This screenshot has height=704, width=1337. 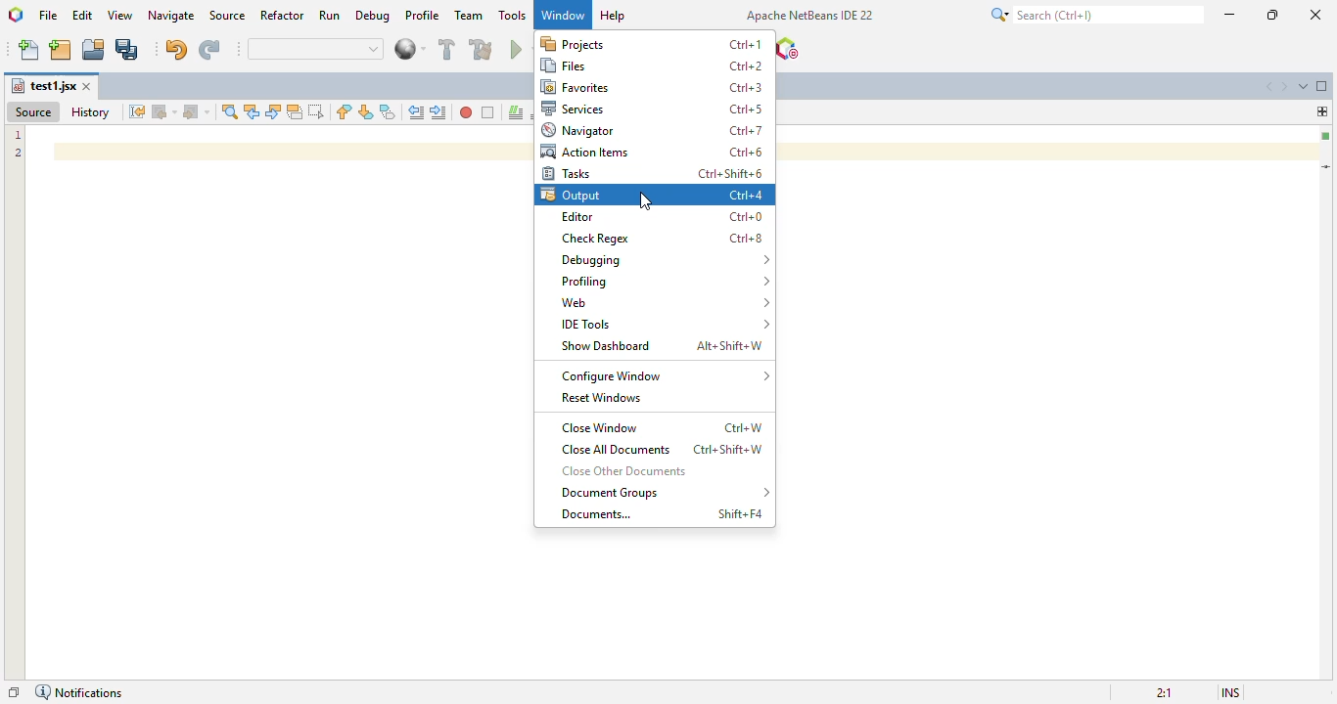 What do you see at coordinates (482, 48) in the screenshot?
I see `clean and build project` at bounding box center [482, 48].